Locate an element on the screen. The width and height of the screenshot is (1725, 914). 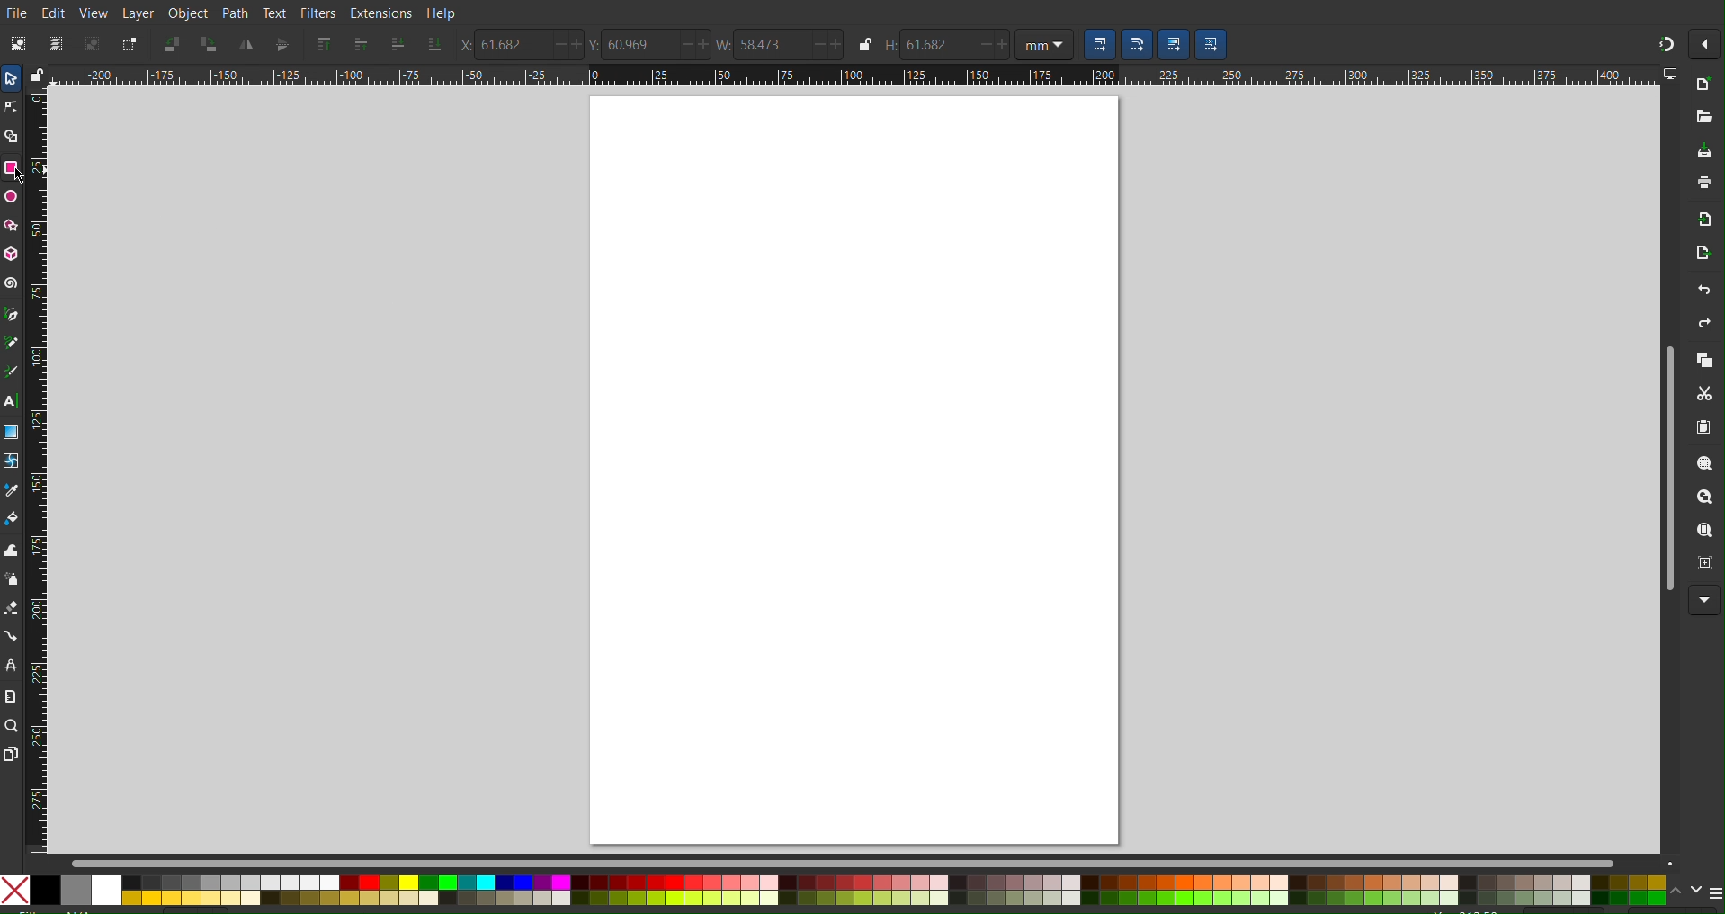
Line Color is located at coordinates (11, 491).